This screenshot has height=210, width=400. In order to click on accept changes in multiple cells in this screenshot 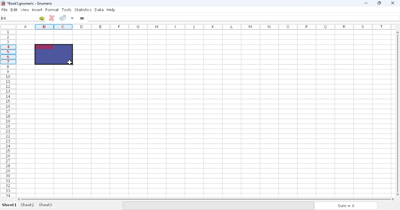, I will do `click(72, 18)`.